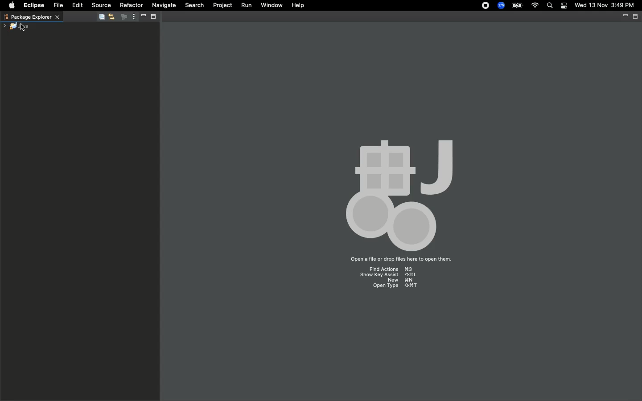 The width and height of the screenshot is (642, 401). Describe the element at coordinates (31, 16) in the screenshot. I see `Package explorer` at that location.